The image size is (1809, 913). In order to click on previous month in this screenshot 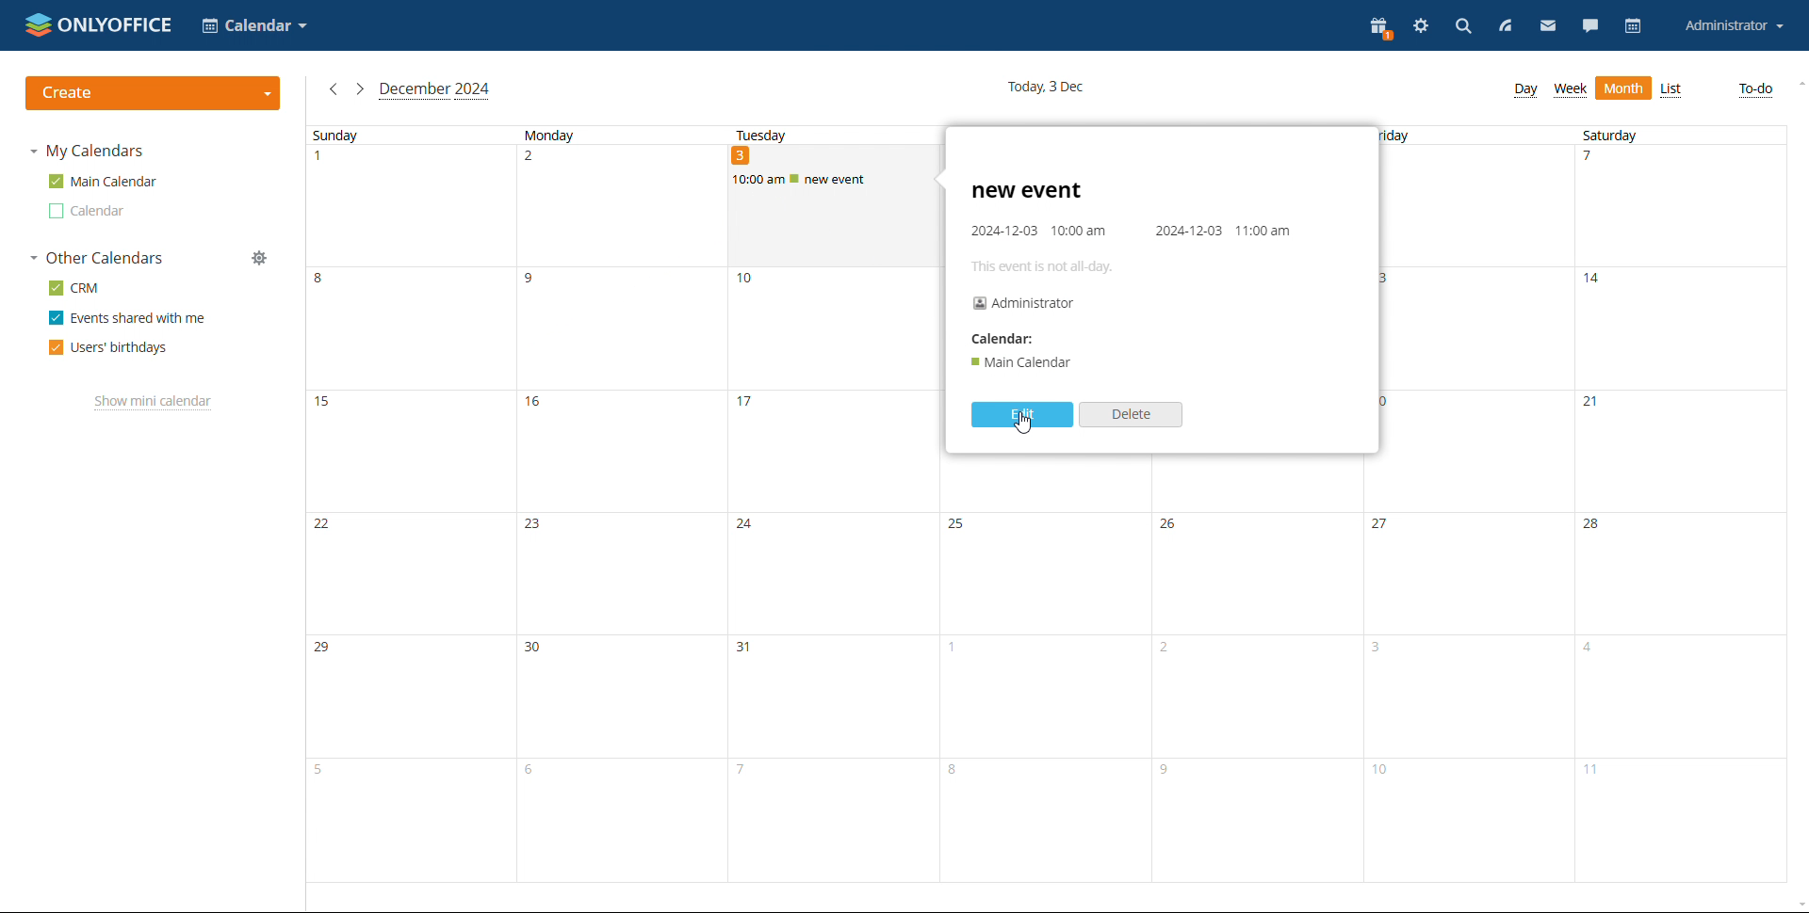, I will do `click(333, 89)`.